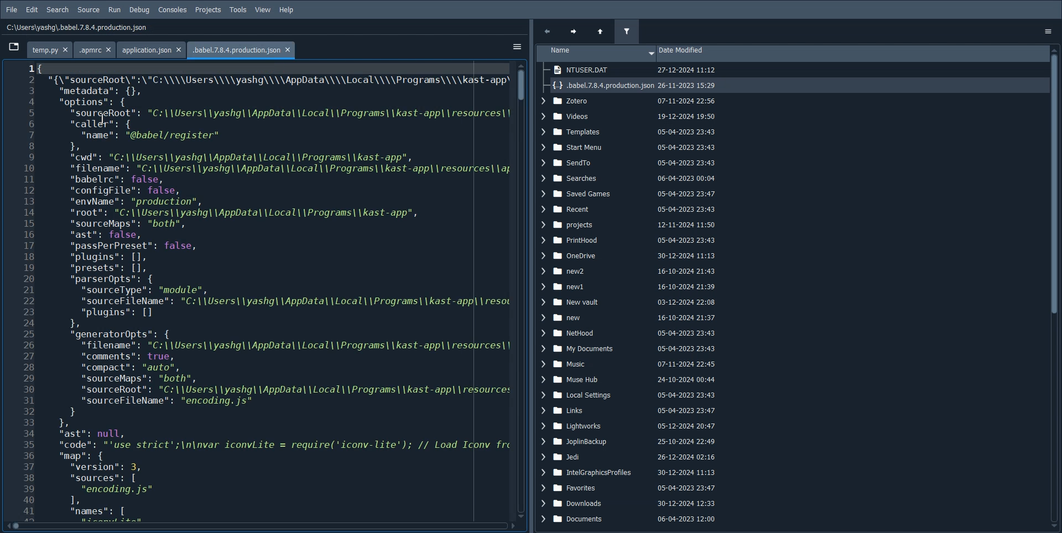 The width and height of the screenshot is (1062, 533). I want to click on Horizontal scroll bar, so click(259, 527).